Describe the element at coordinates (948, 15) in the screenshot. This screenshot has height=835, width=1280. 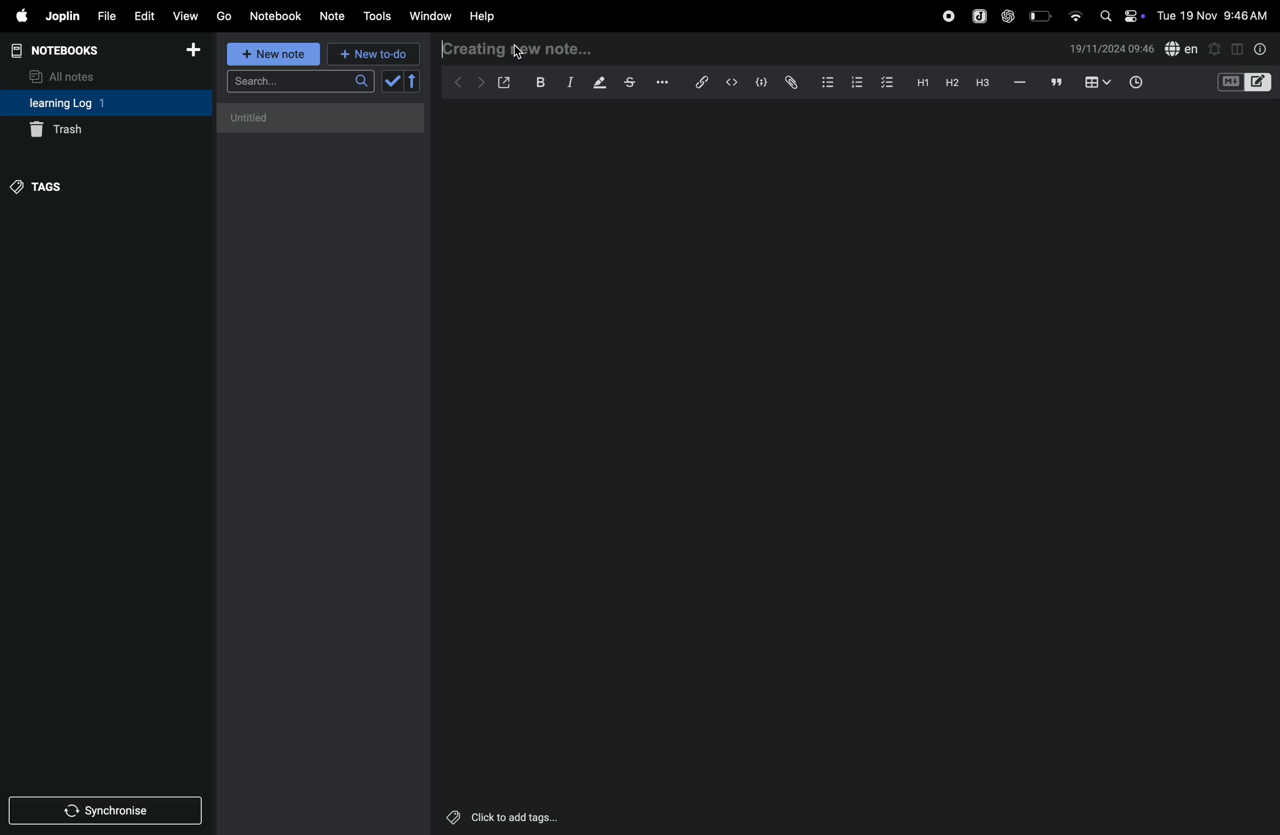
I see `record` at that location.